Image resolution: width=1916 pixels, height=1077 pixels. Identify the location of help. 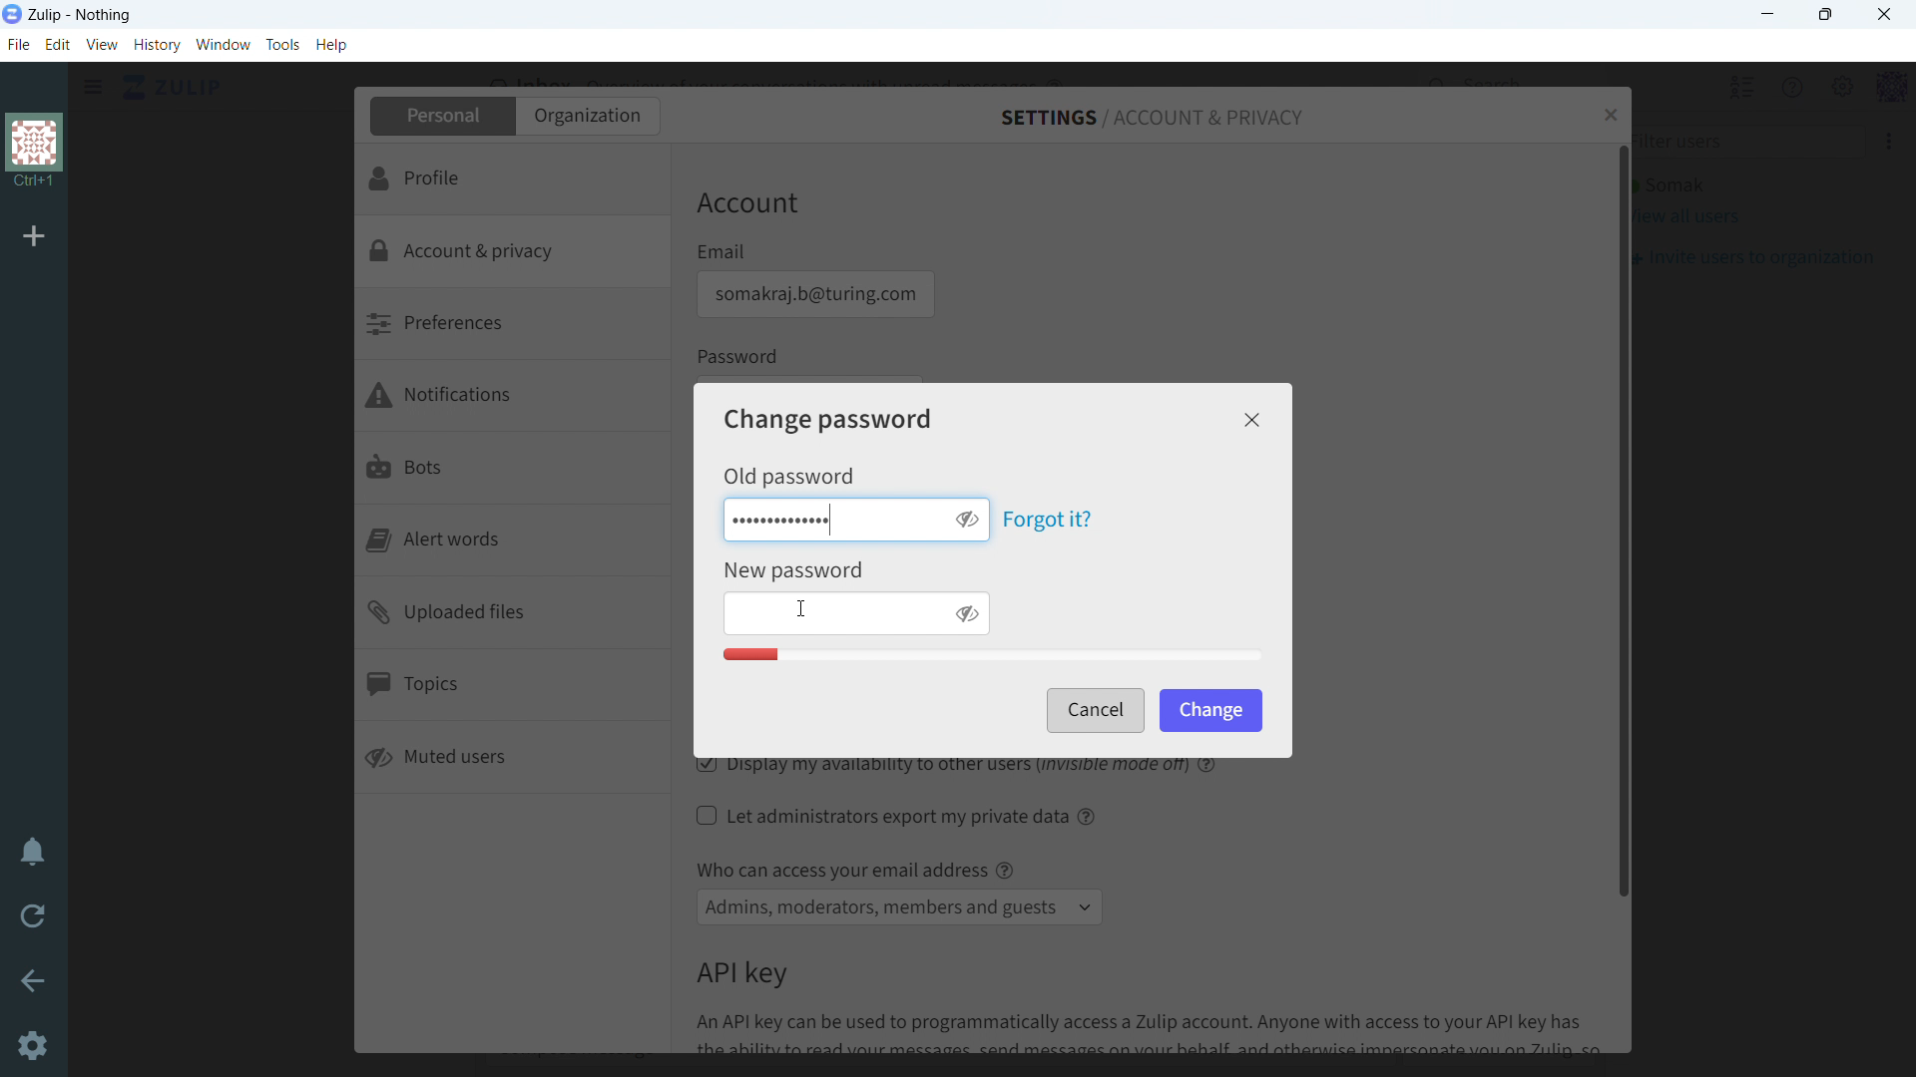
(331, 44).